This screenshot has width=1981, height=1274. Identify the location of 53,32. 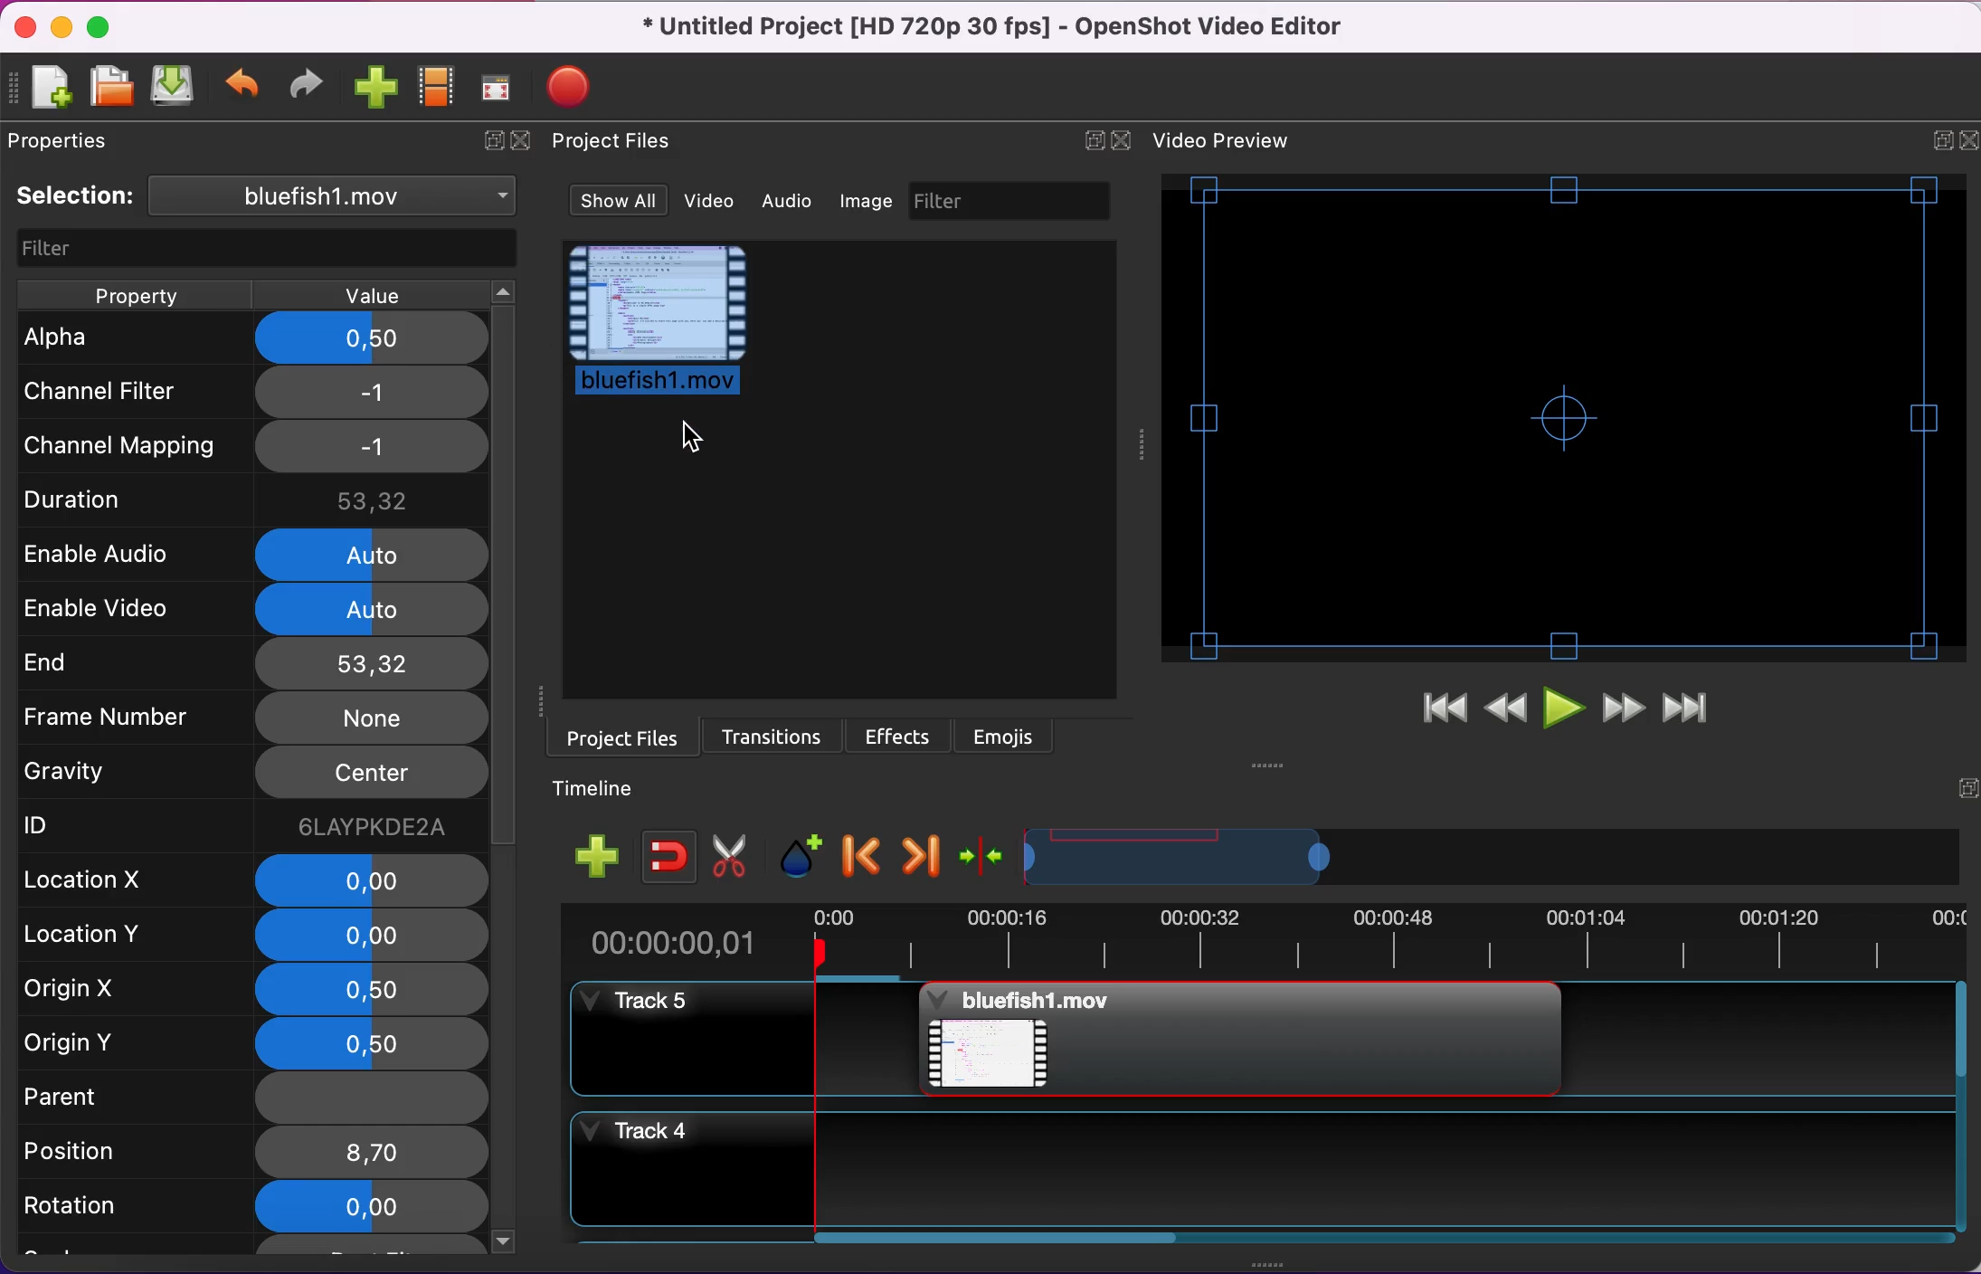
(370, 663).